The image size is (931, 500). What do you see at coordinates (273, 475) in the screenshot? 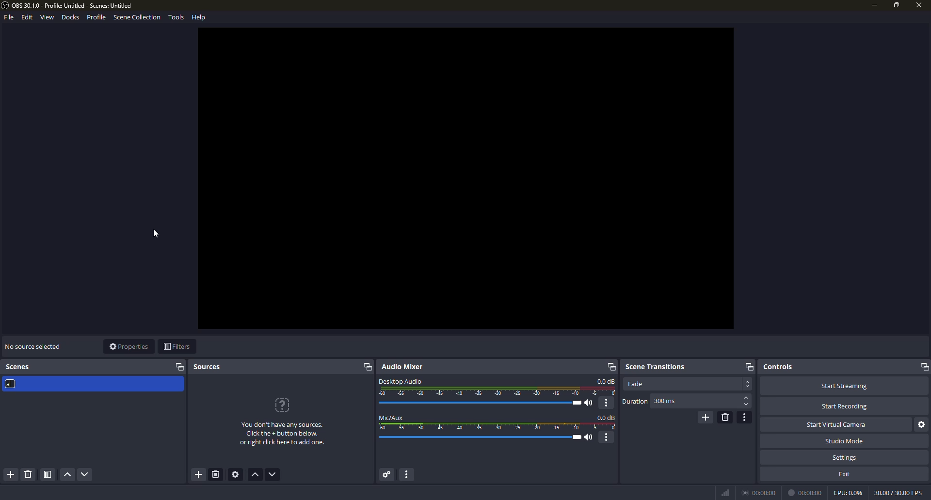
I see `move source down` at bounding box center [273, 475].